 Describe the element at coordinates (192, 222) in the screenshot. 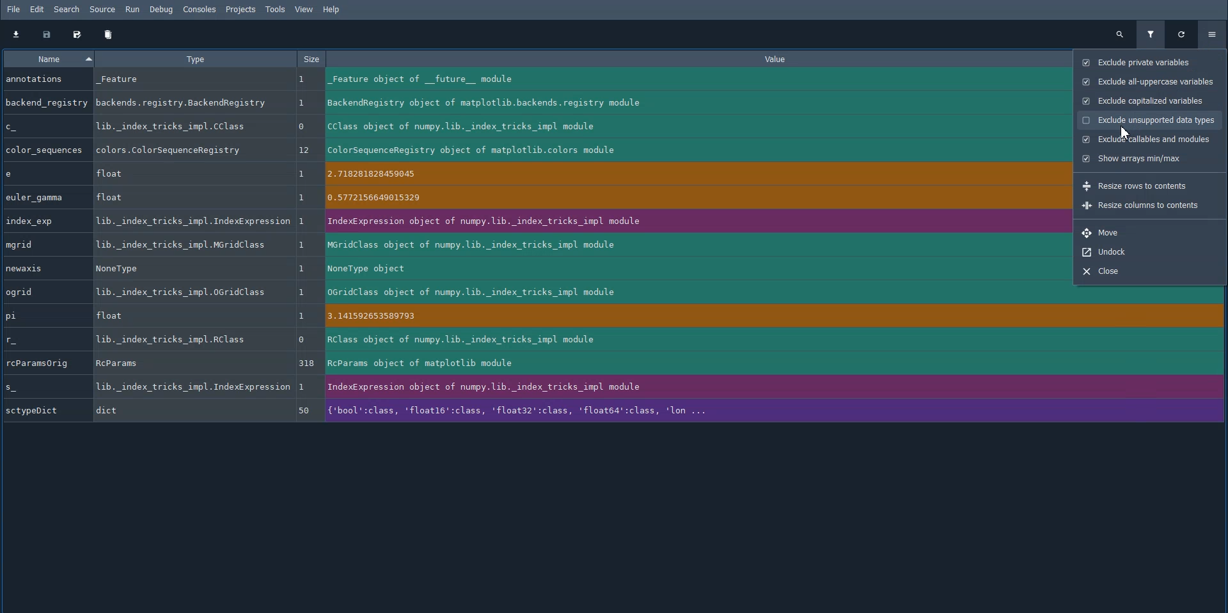

I see `type vlaue` at that location.